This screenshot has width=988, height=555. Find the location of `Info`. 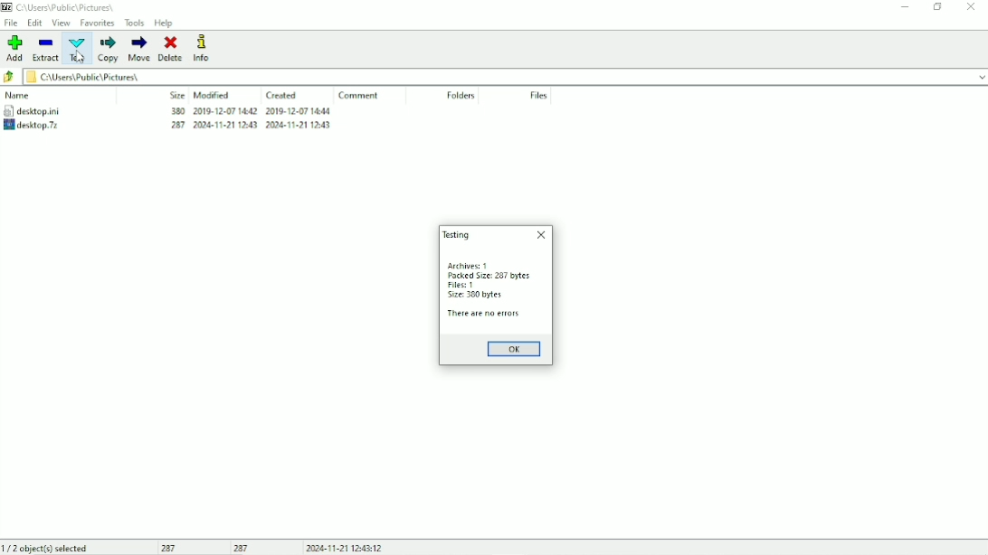

Info is located at coordinates (201, 48).